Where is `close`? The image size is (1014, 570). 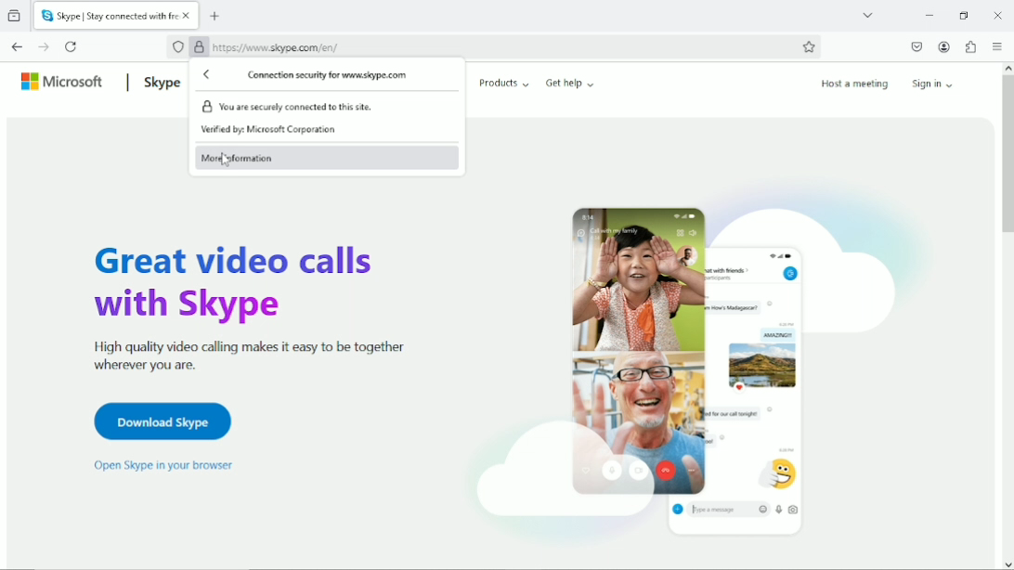
close is located at coordinates (998, 15).